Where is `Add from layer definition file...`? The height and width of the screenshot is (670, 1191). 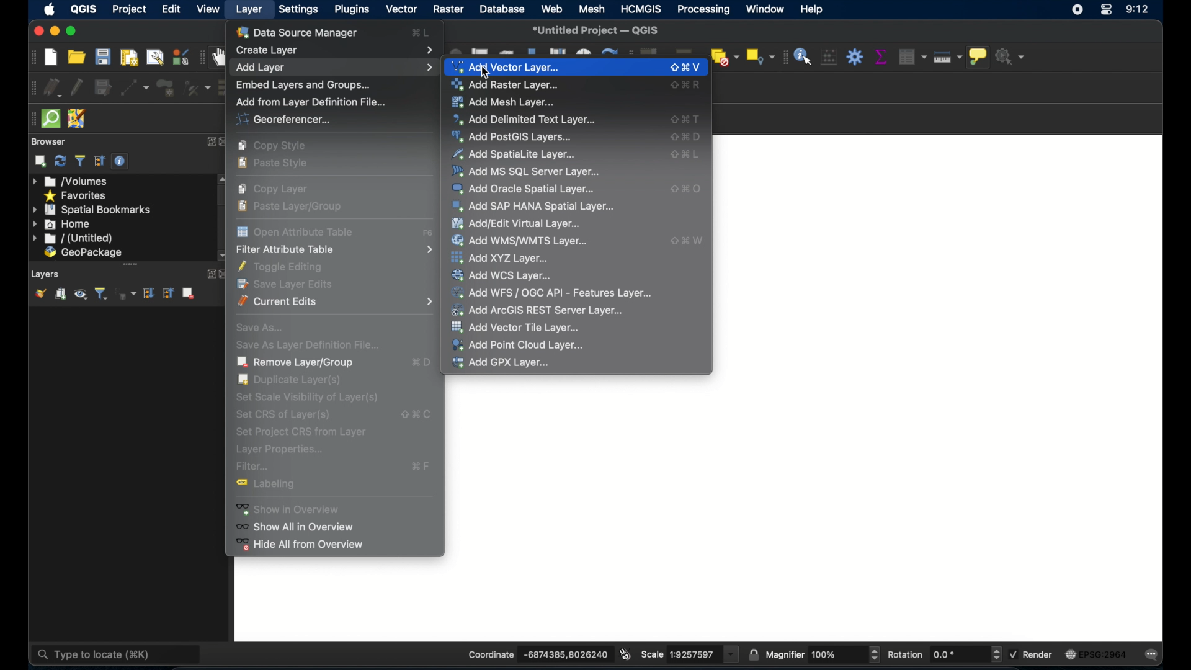
Add from layer definition file... is located at coordinates (313, 101).